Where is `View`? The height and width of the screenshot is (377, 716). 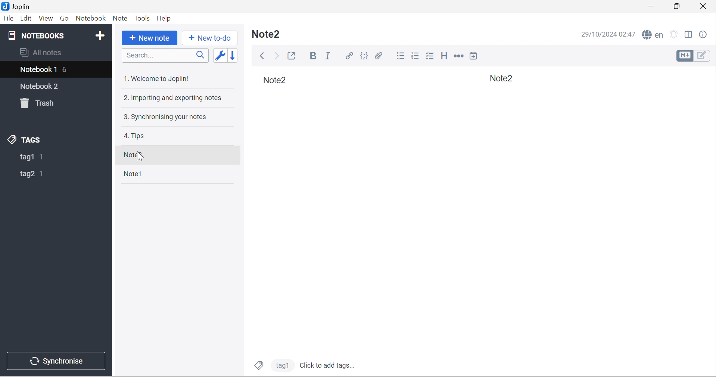
View is located at coordinates (47, 19).